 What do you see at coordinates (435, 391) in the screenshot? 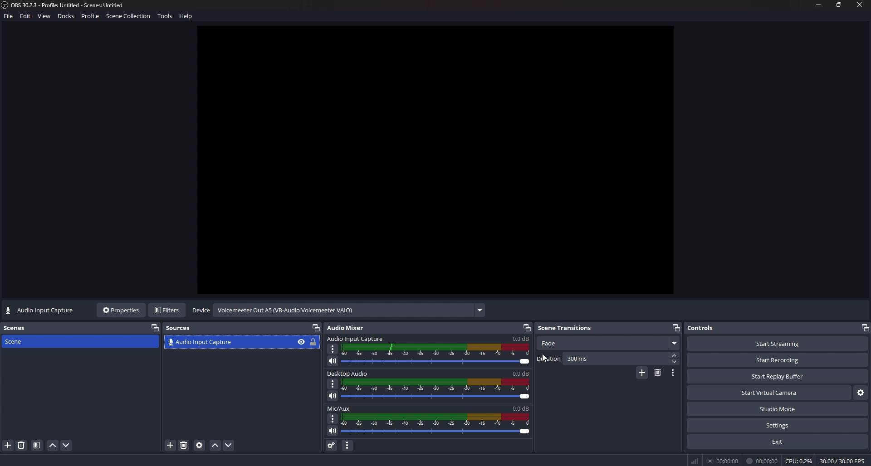
I see `volume adjust` at bounding box center [435, 391].